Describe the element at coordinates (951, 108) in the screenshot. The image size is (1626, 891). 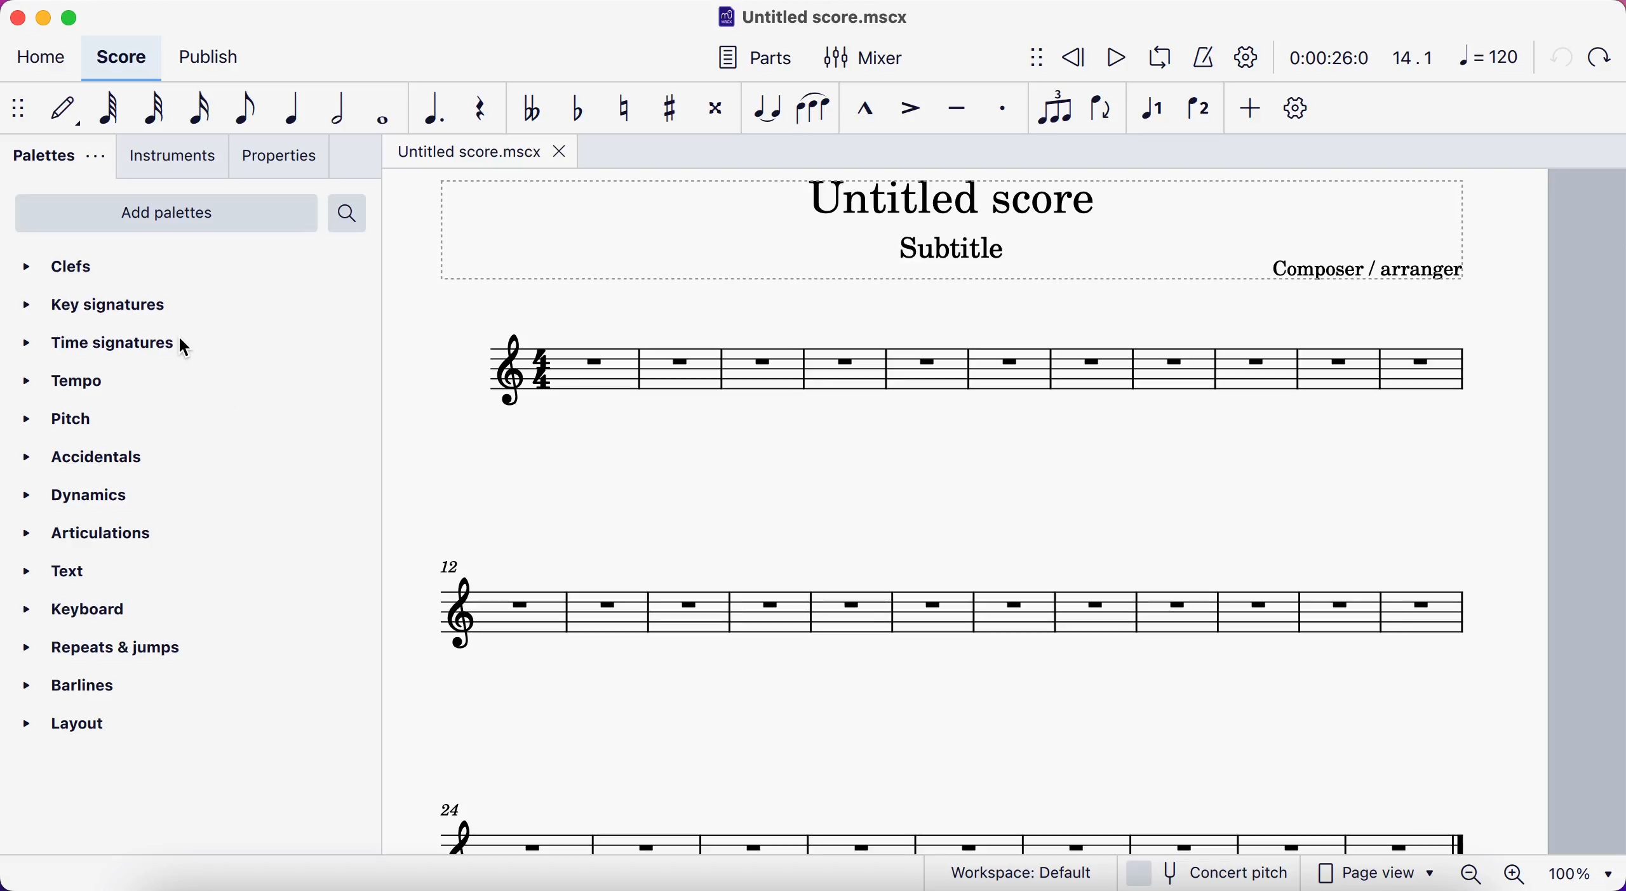
I see `tenuto` at that location.